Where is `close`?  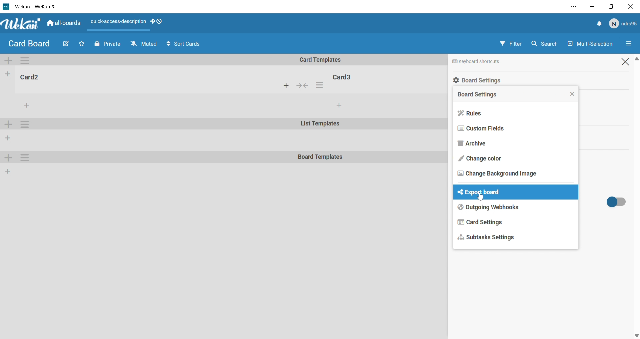
close is located at coordinates (572, 94).